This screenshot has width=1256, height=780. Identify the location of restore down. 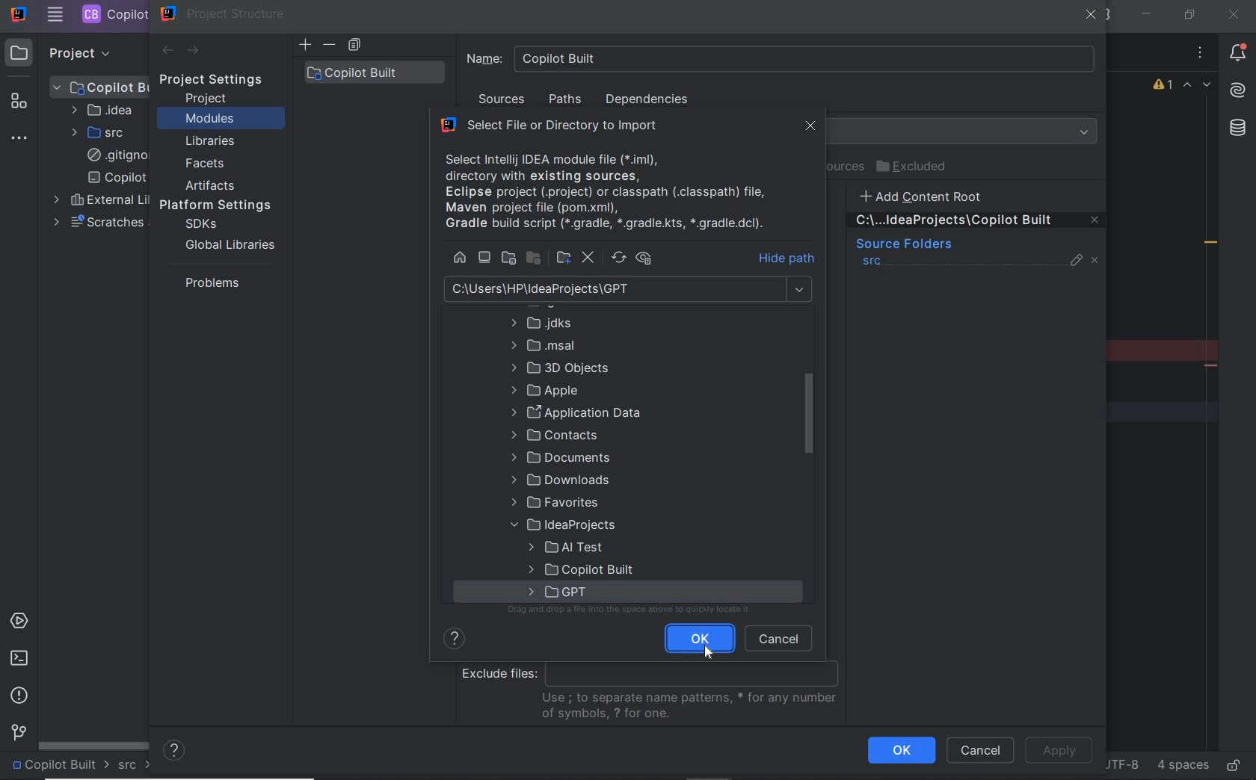
(1188, 14).